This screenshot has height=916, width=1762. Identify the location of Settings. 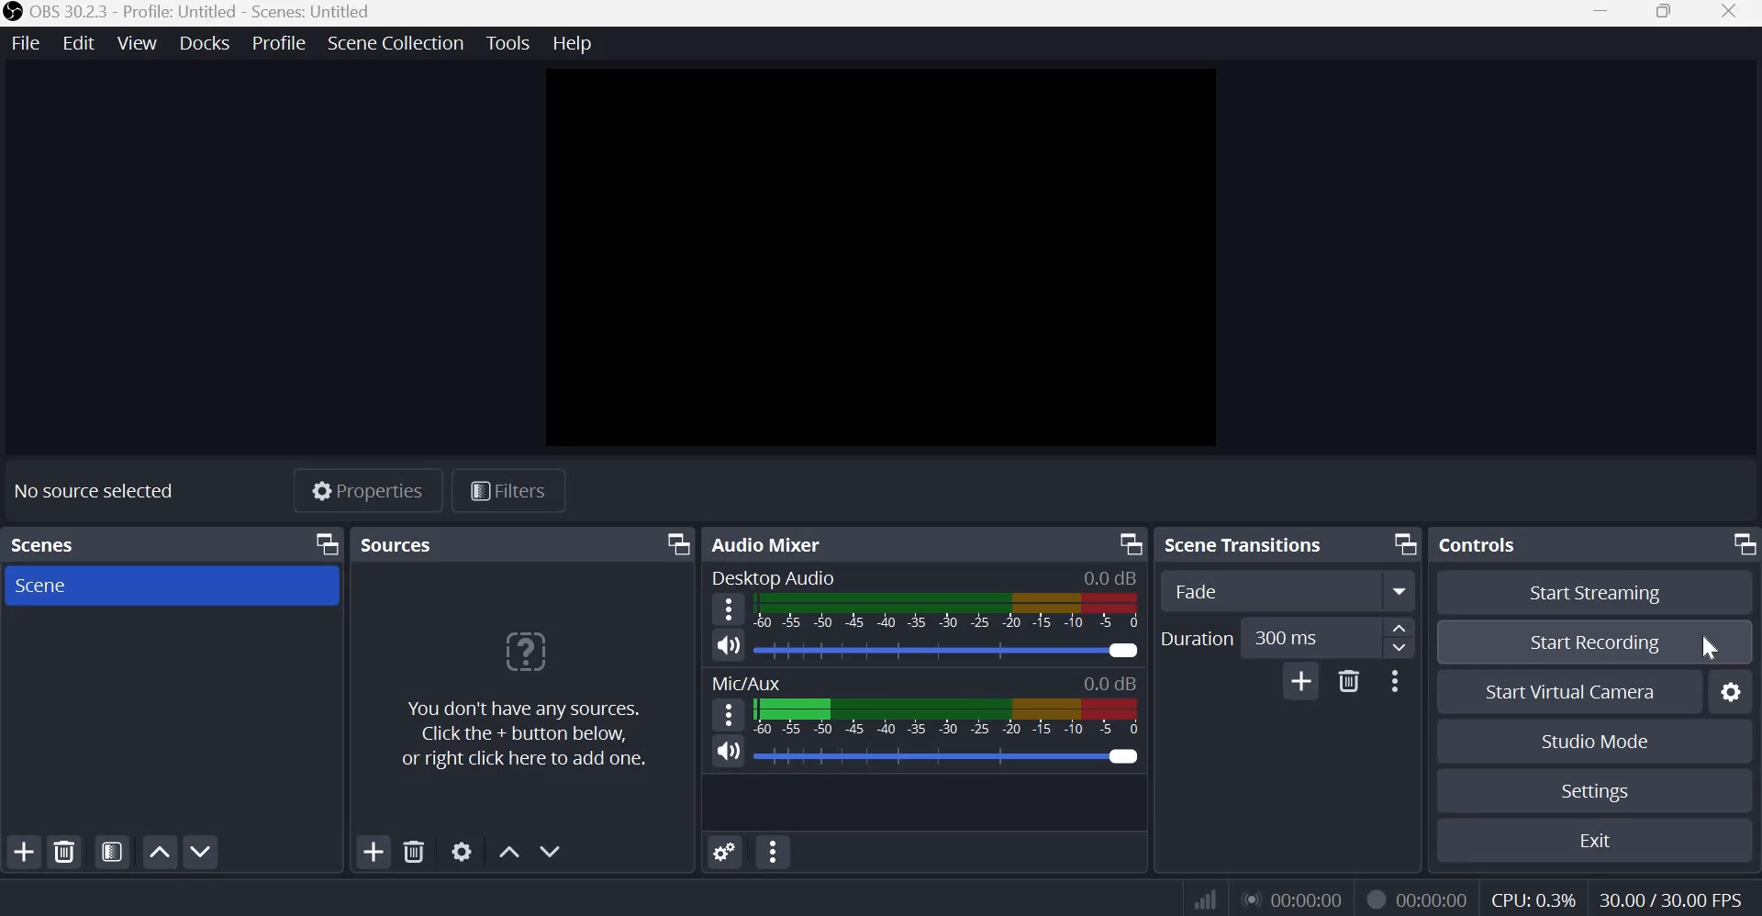
(1589, 792).